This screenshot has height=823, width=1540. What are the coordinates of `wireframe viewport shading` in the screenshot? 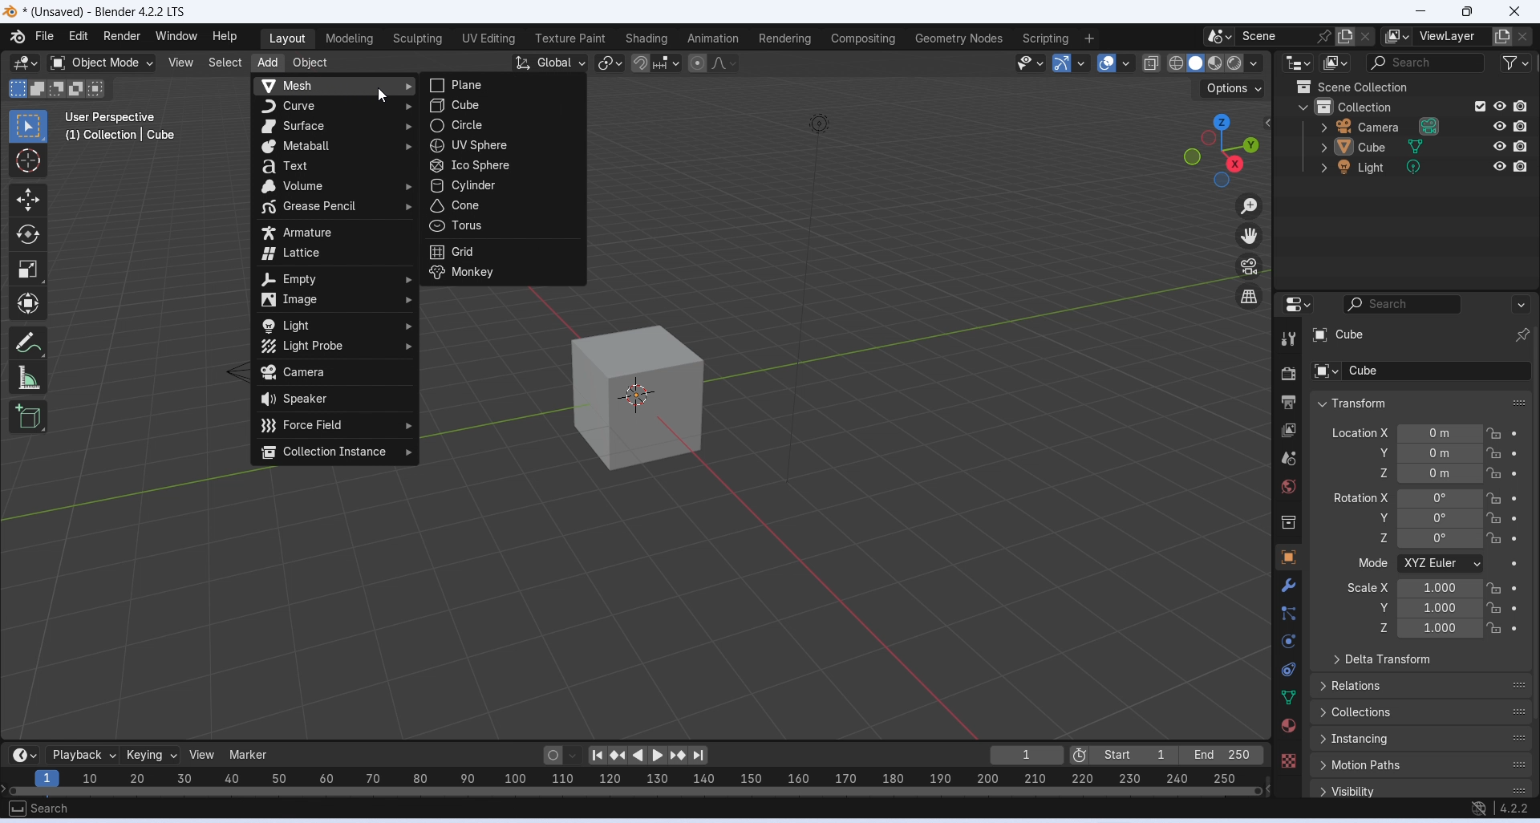 It's located at (1175, 63).